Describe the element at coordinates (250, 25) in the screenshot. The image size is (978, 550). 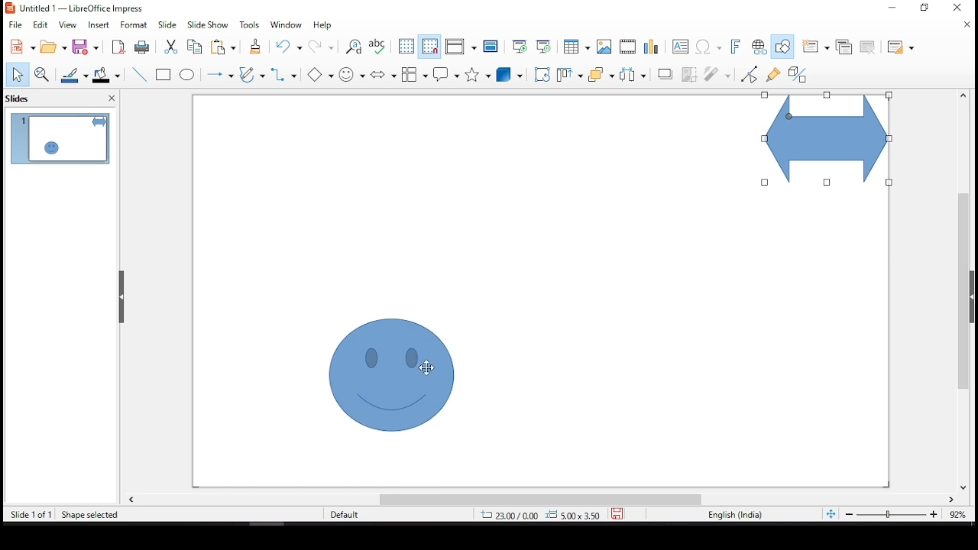
I see `tools` at that location.